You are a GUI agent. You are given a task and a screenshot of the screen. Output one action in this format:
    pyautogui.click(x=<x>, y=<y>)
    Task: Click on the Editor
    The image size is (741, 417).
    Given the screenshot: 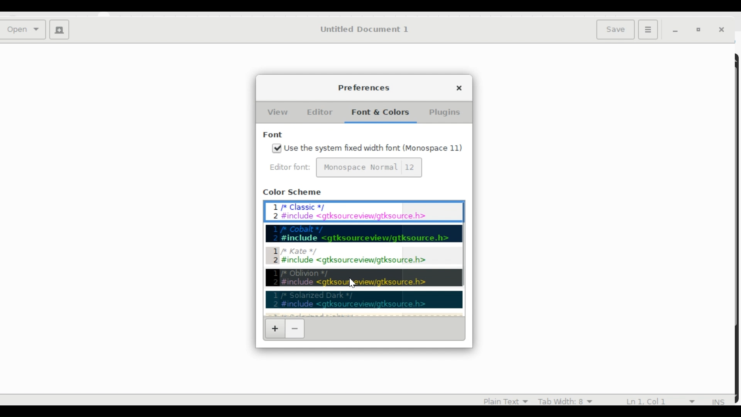 What is the action you would take?
    pyautogui.click(x=318, y=112)
    